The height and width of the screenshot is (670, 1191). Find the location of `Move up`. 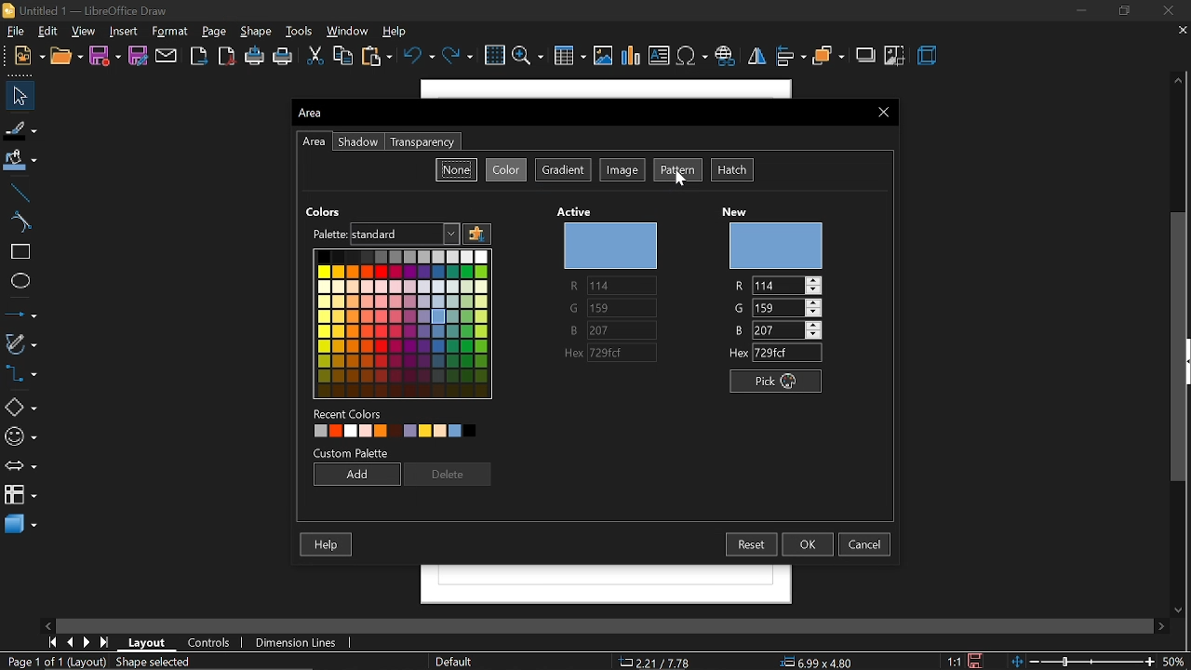

Move up is located at coordinates (1178, 80).